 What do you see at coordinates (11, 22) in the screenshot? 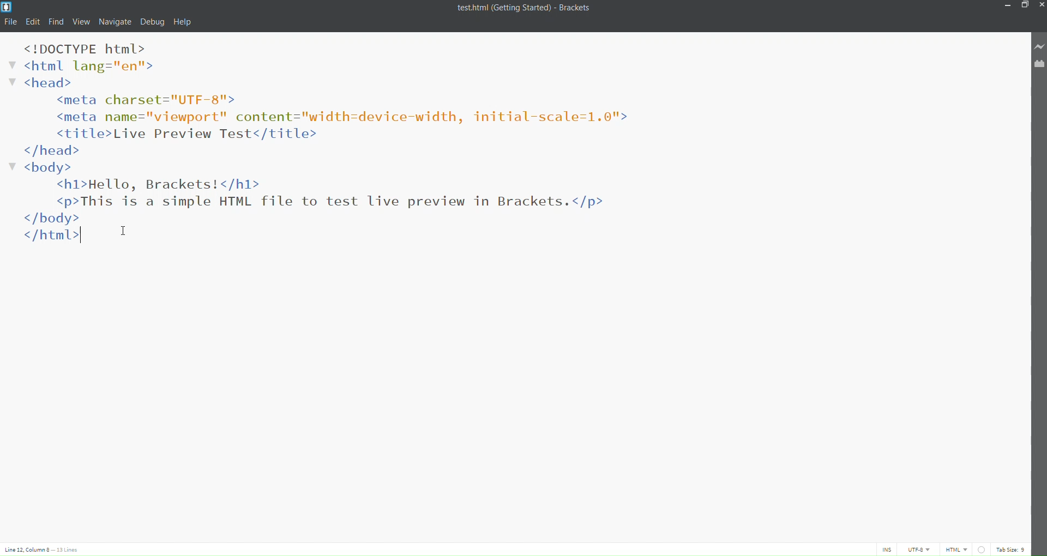
I see `File` at bounding box center [11, 22].